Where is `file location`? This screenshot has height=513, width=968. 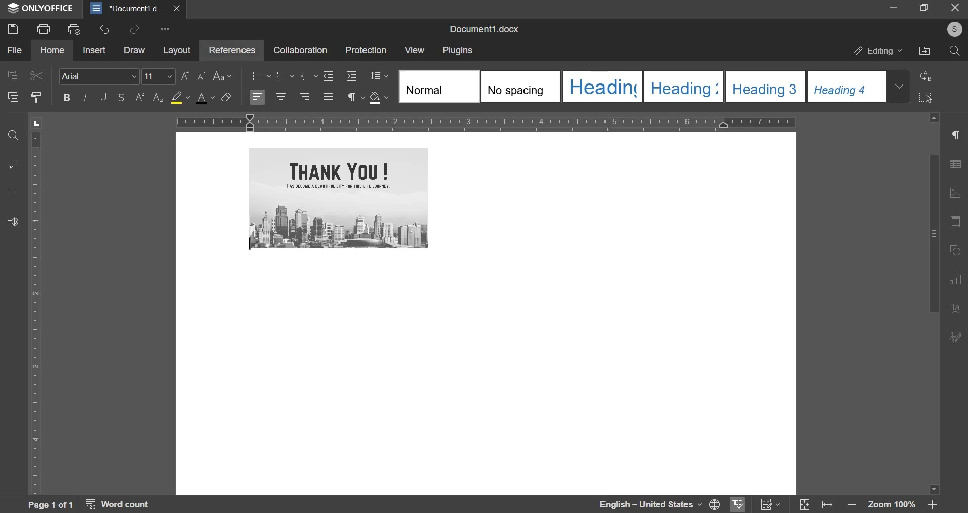
file location is located at coordinates (924, 50).